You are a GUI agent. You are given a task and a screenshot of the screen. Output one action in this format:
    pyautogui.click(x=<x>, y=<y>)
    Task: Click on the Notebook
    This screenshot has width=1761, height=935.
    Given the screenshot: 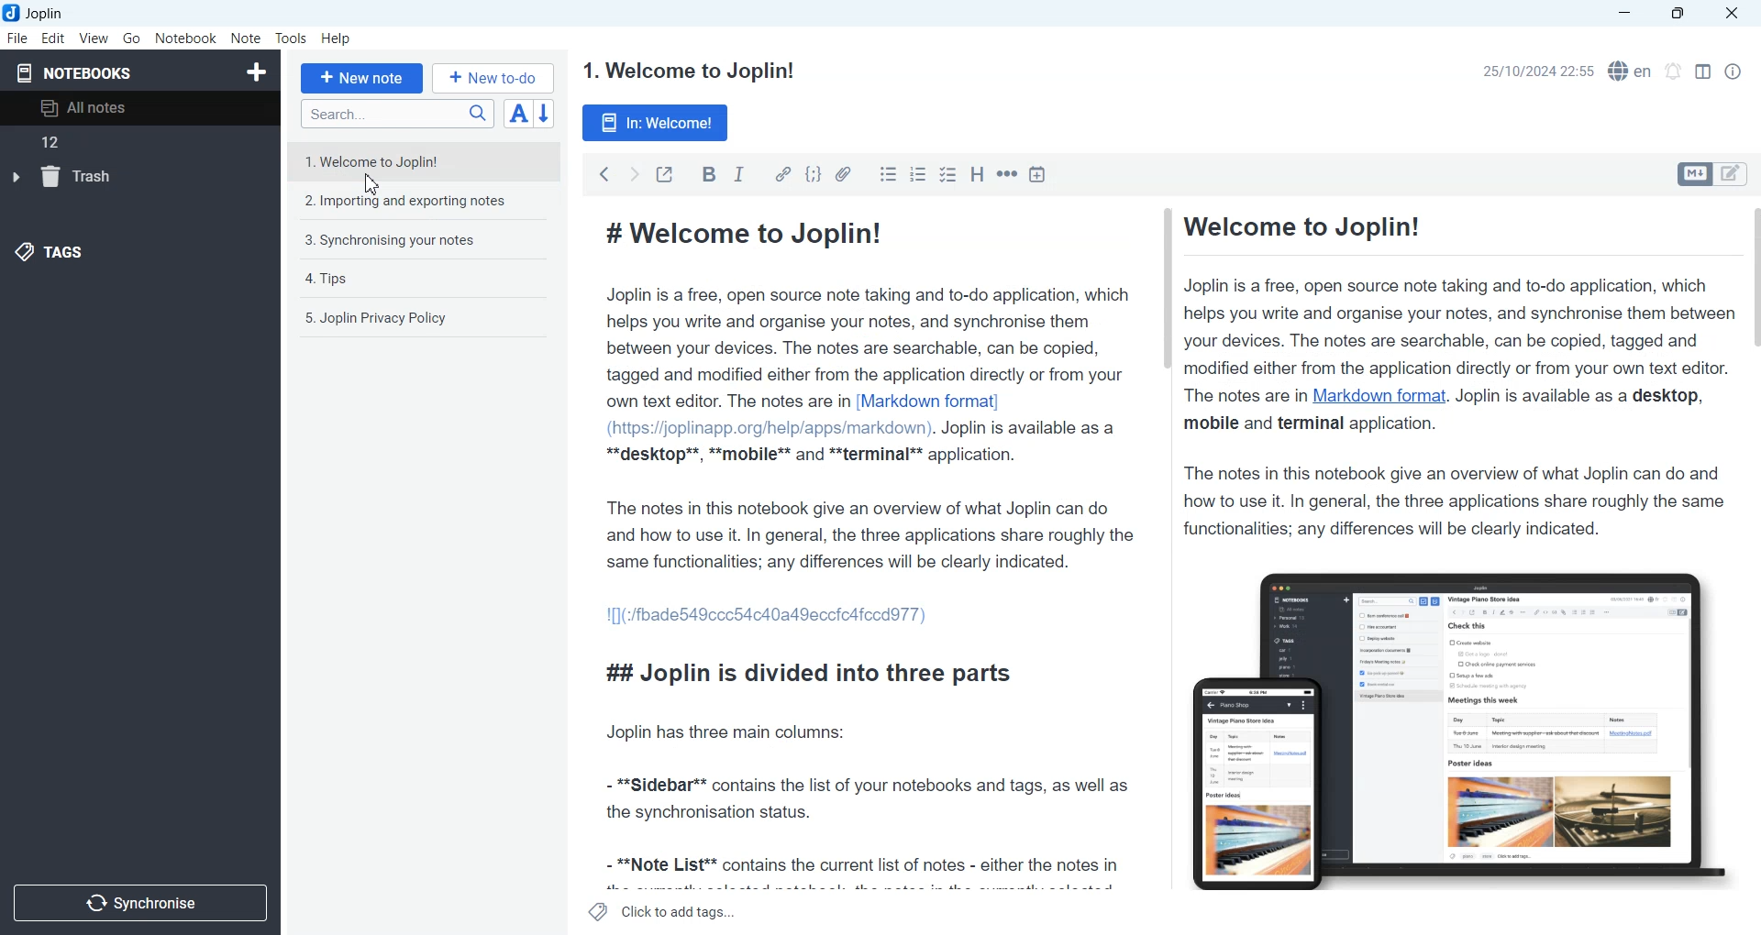 What is the action you would take?
    pyautogui.click(x=186, y=38)
    